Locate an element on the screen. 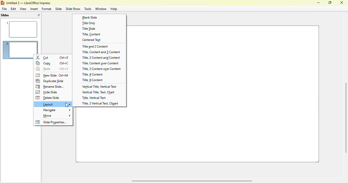  slide 2 is located at coordinates (223, 94).